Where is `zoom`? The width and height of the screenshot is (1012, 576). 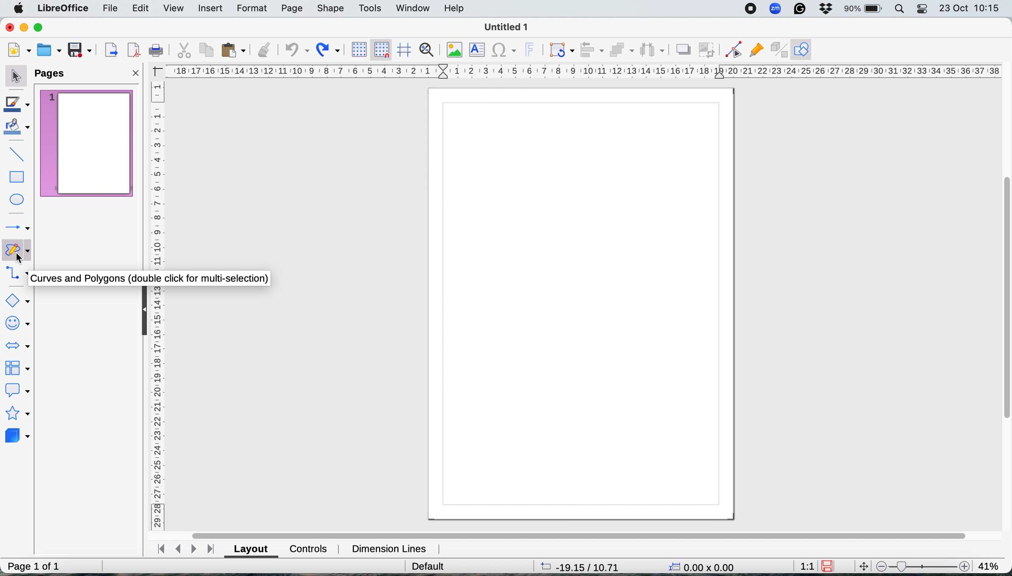 zoom is located at coordinates (775, 9).